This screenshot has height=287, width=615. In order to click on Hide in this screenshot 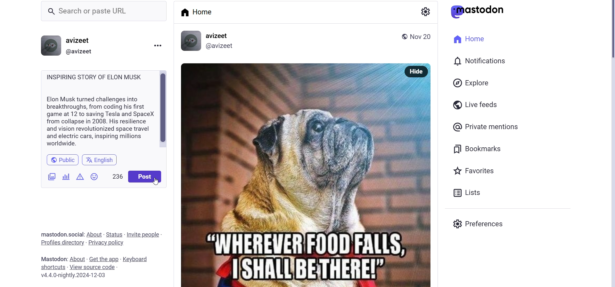, I will do `click(415, 71)`.